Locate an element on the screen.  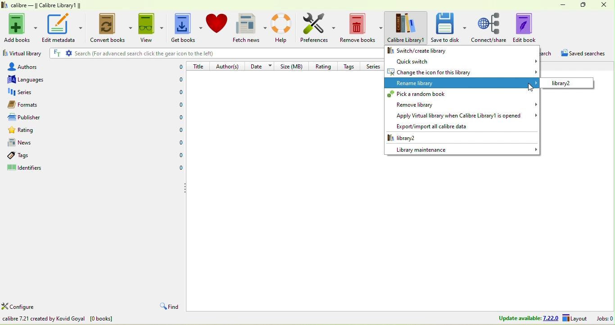
add books is located at coordinates (21, 27).